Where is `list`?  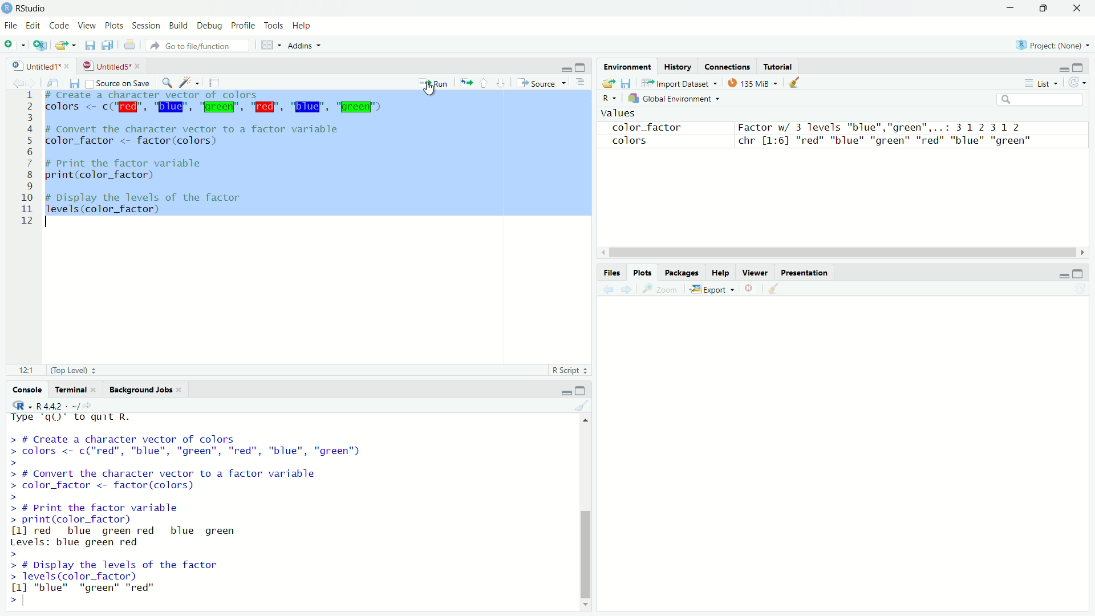 list is located at coordinates (1040, 83).